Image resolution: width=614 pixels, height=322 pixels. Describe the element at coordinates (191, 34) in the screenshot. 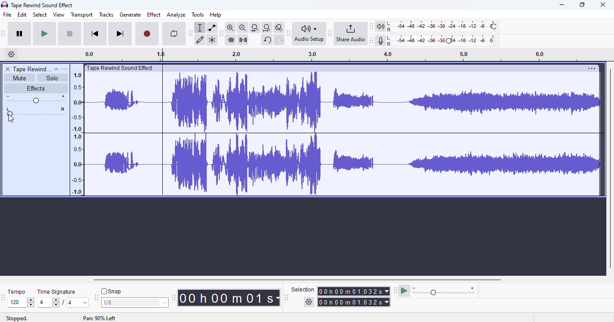

I see `audacity tools toolbar` at that location.